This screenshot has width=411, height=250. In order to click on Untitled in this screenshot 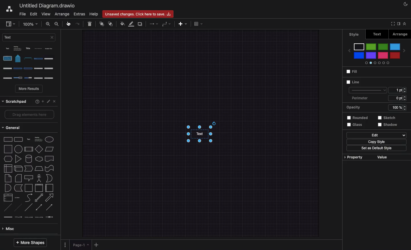, I will do `click(46, 6)`.